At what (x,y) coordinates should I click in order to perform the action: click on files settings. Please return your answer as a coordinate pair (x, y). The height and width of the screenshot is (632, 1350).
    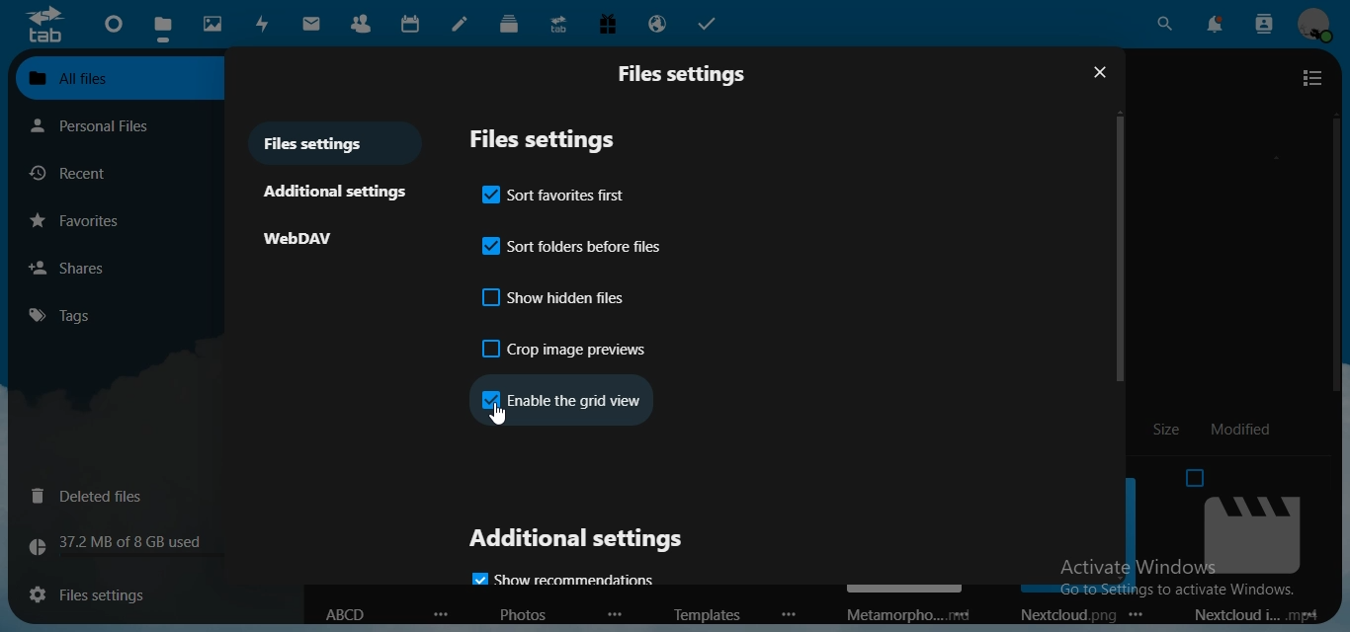
    Looking at the image, I should click on (111, 592).